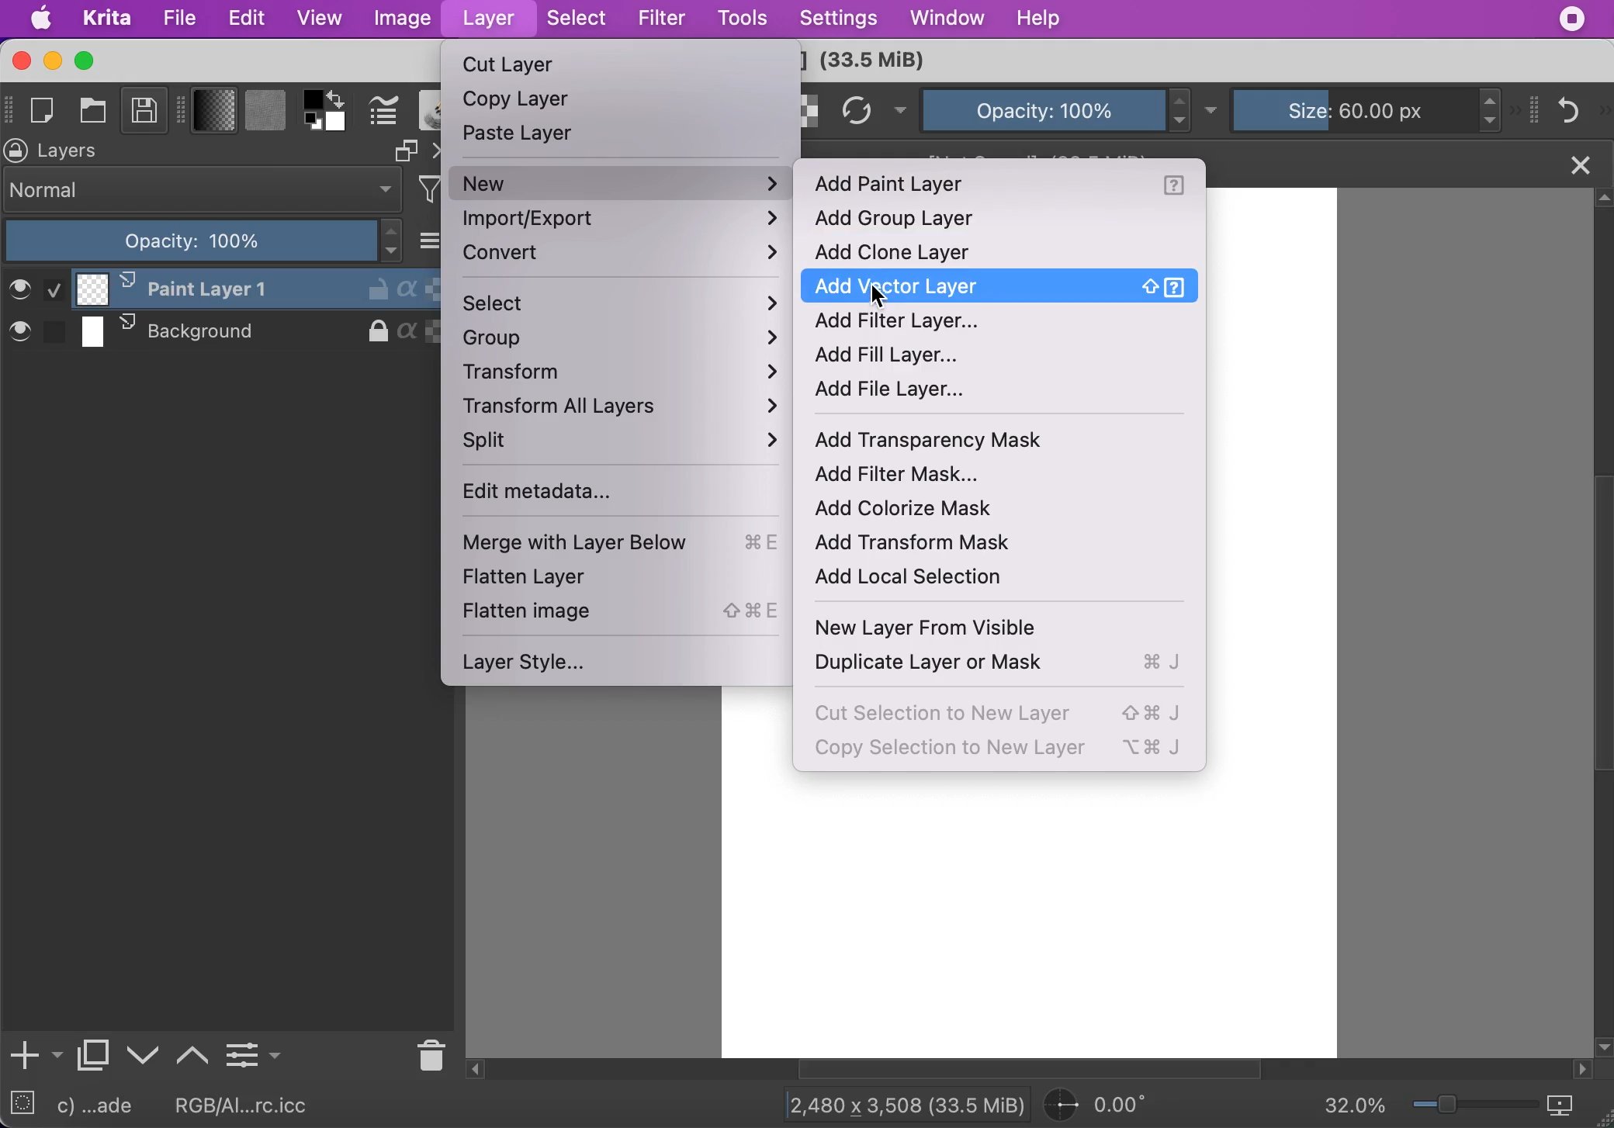 Image resolution: width=1614 pixels, height=1128 pixels. I want to click on krita, so click(109, 19).